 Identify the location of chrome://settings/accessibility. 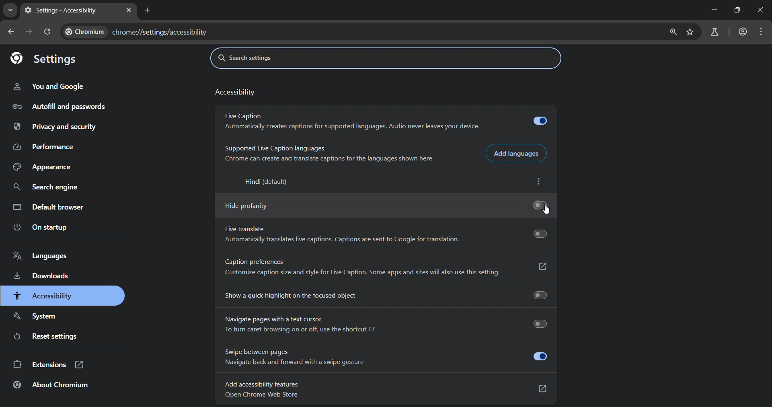
(160, 31).